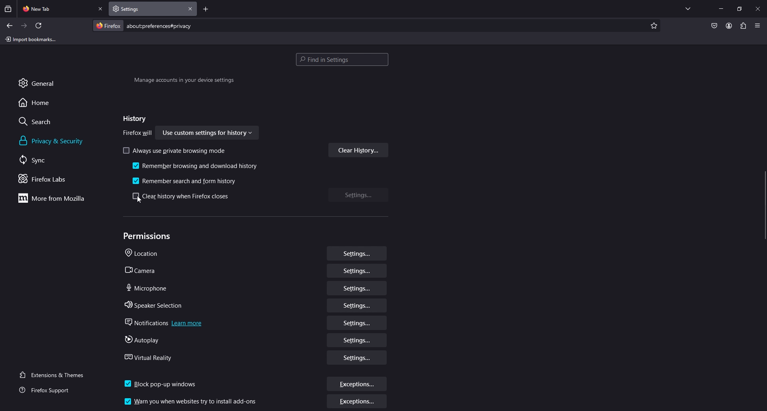  Describe the element at coordinates (137, 8) in the screenshot. I see `settings tab` at that location.